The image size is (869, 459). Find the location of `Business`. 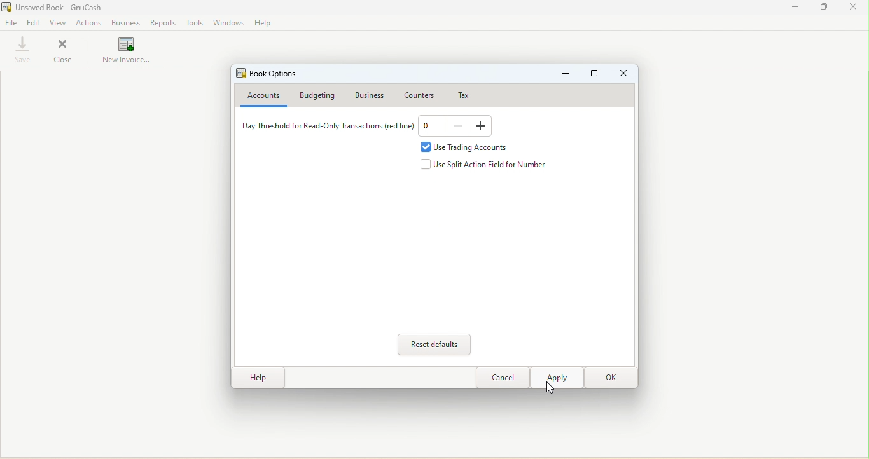

Business is located at coordinates (372, 95).